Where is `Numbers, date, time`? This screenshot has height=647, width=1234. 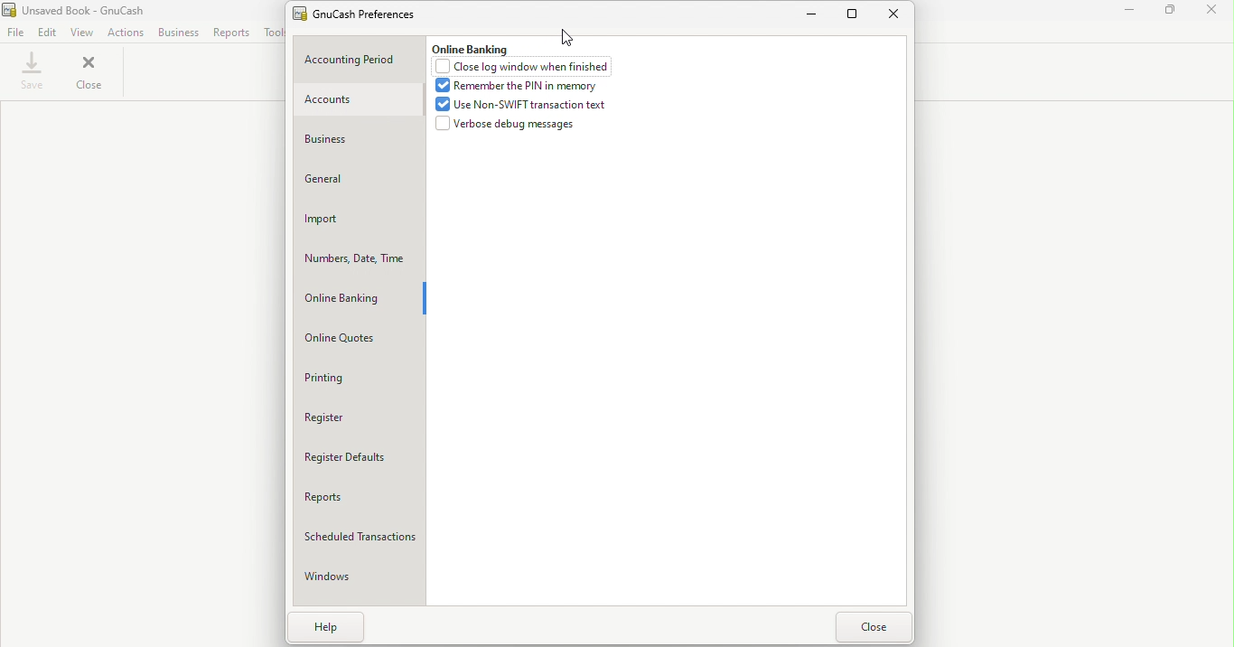 Numbers, date, time is located at coordinates (360, 258).